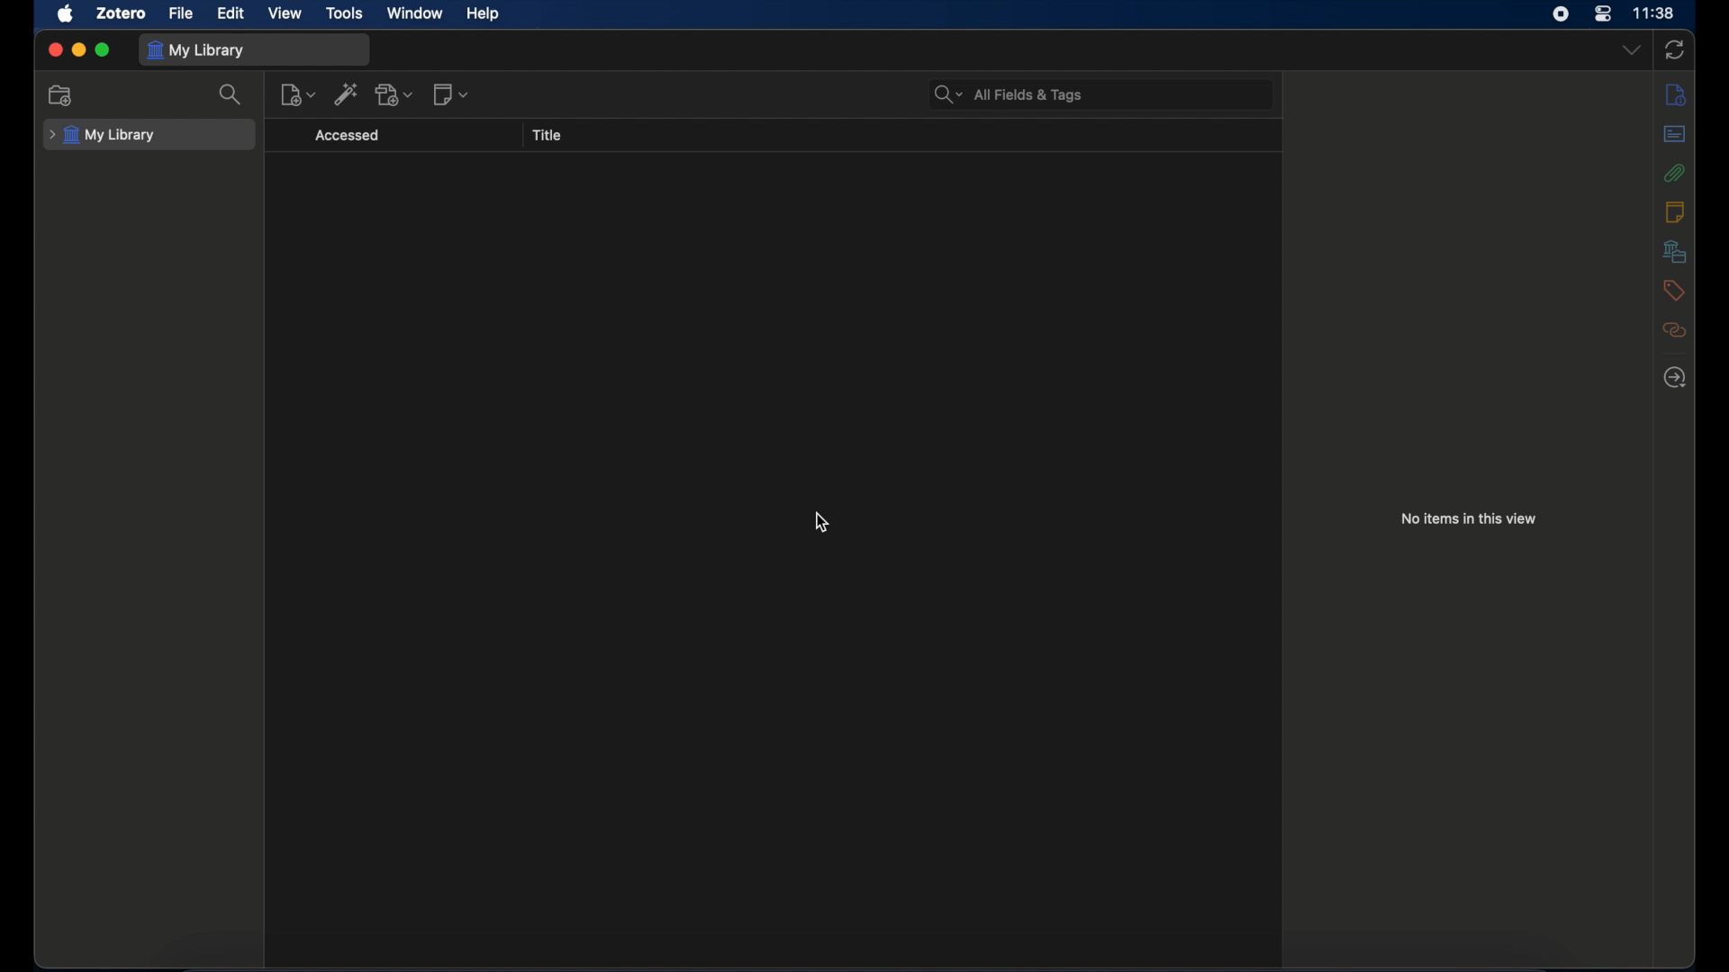 This screenshot has height=972, width=1729. Describe the element at coordinates (1674, 134) in the screenshot. I see `abstract` at that location.